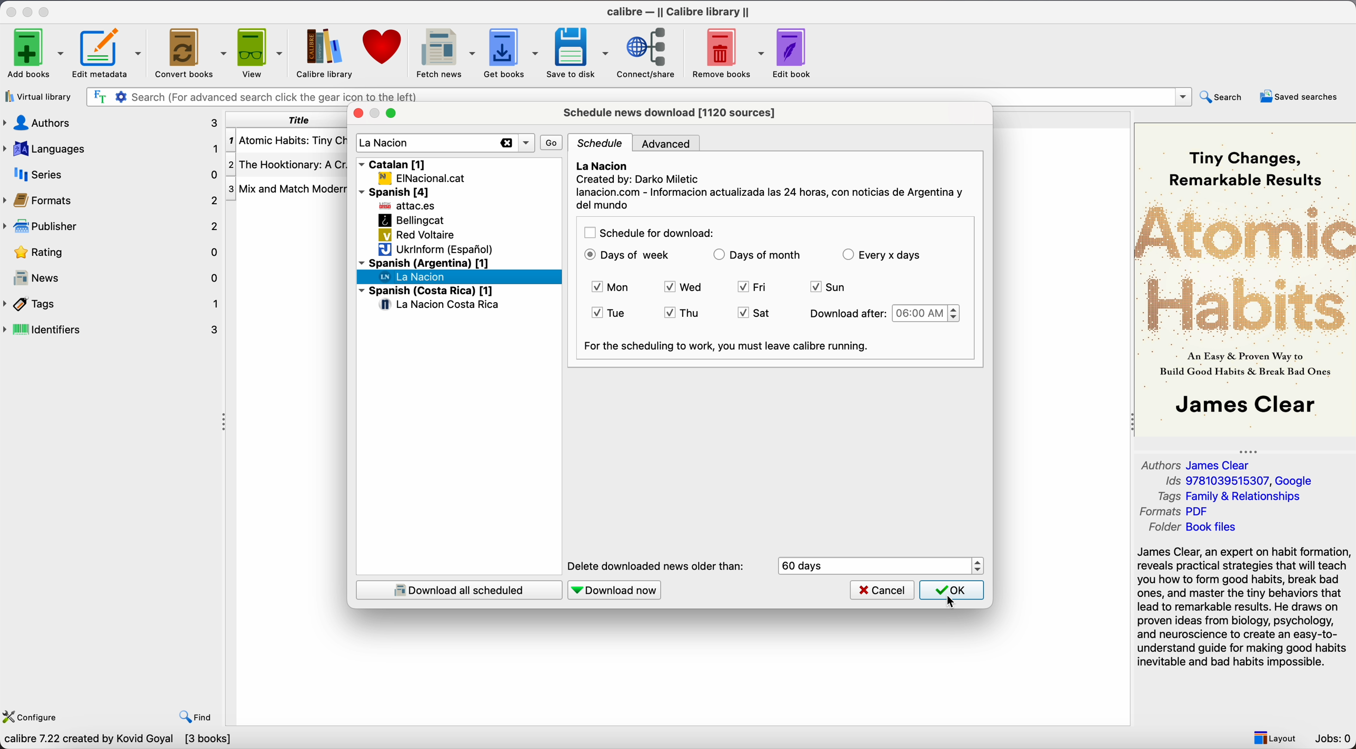  Describe the element at coordinates (196, 717) in the screenshot. I see `find` at that location.